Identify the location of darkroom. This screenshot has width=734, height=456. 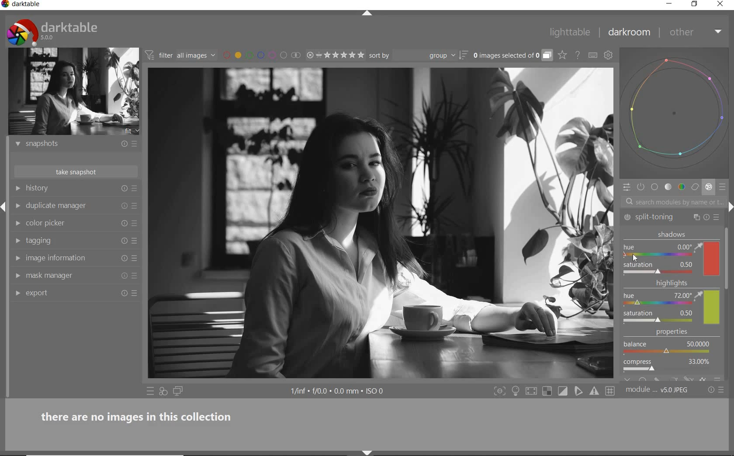
(630, 34).